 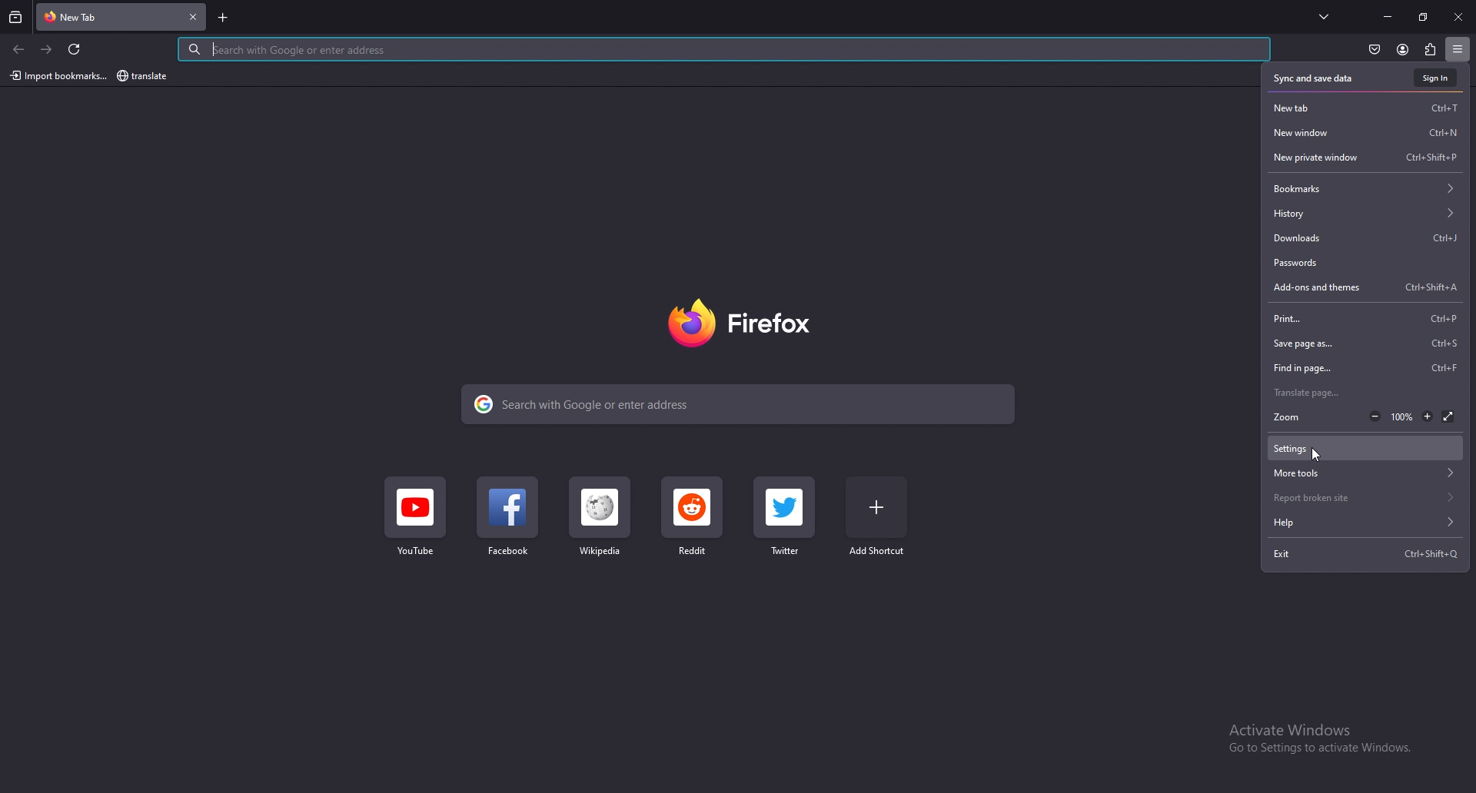 What do you see at coordinates (1367, 497) in the screenshot?
I see `report broken site` at bounding box center [1367, 497].